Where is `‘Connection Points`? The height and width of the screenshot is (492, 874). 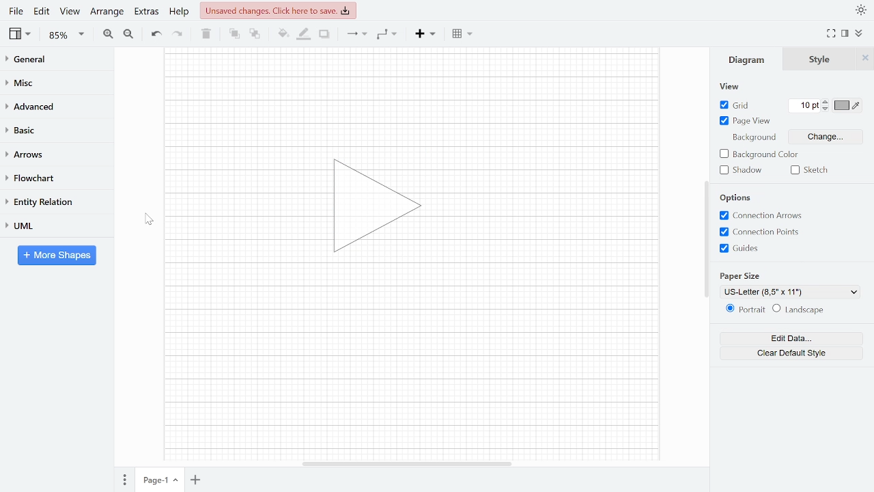
‘Connection Points is located at coordinates (757, 232).